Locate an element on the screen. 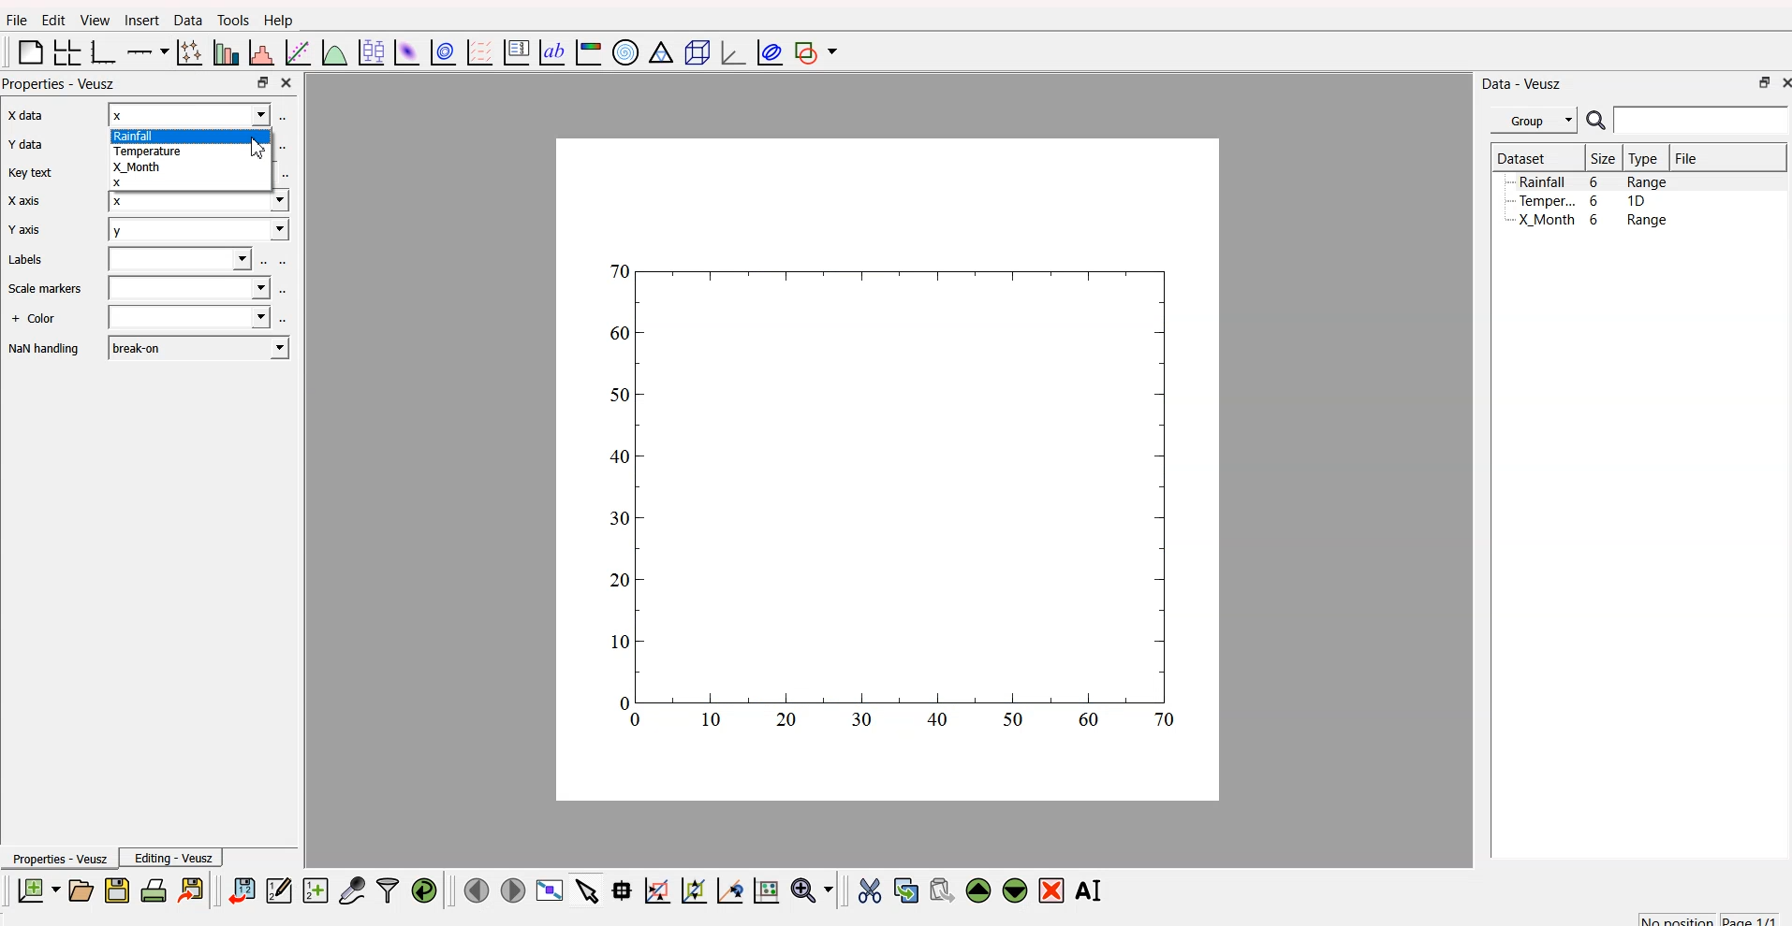  plot covariance ellipses is located at coordinates (766, 52).